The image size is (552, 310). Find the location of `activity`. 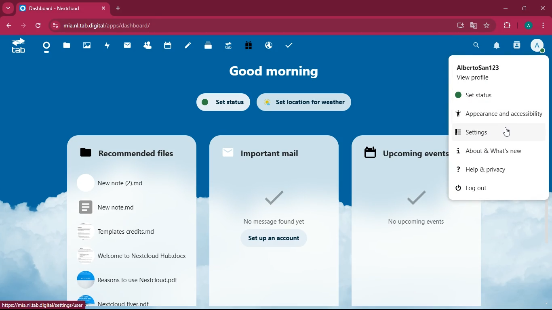

activity is located at coordinates (517, 46).